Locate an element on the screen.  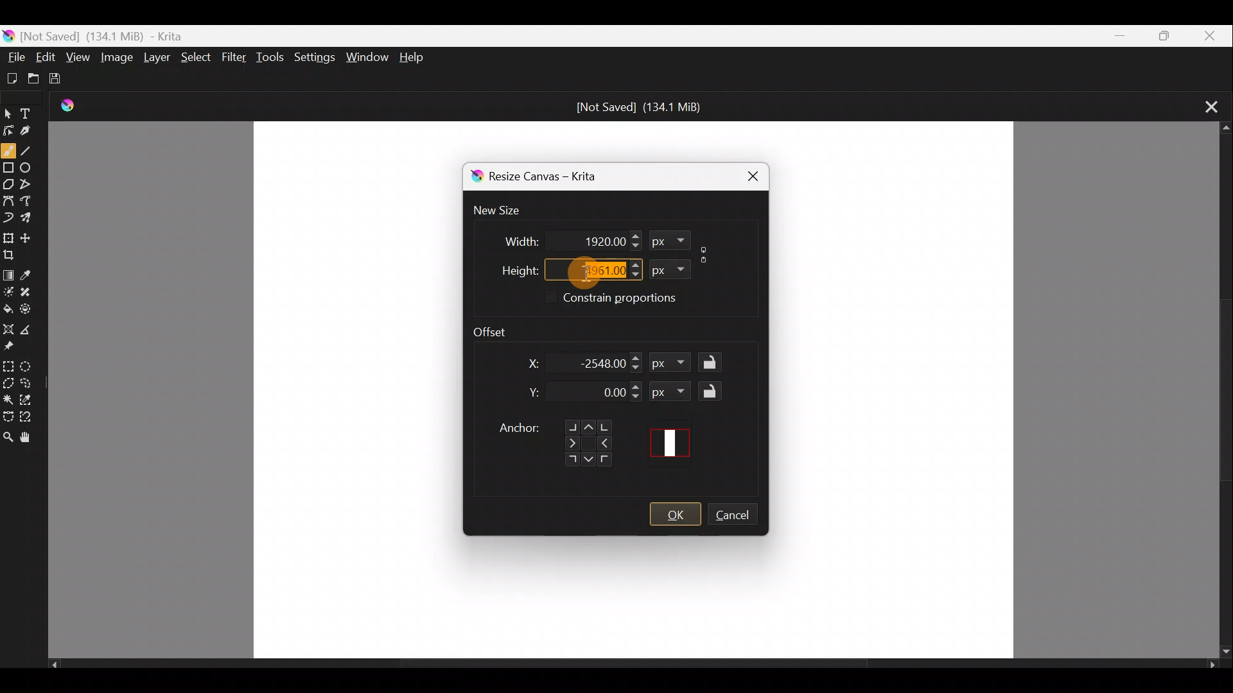
Similar colour selection tool is located at coordinates (31, 401).